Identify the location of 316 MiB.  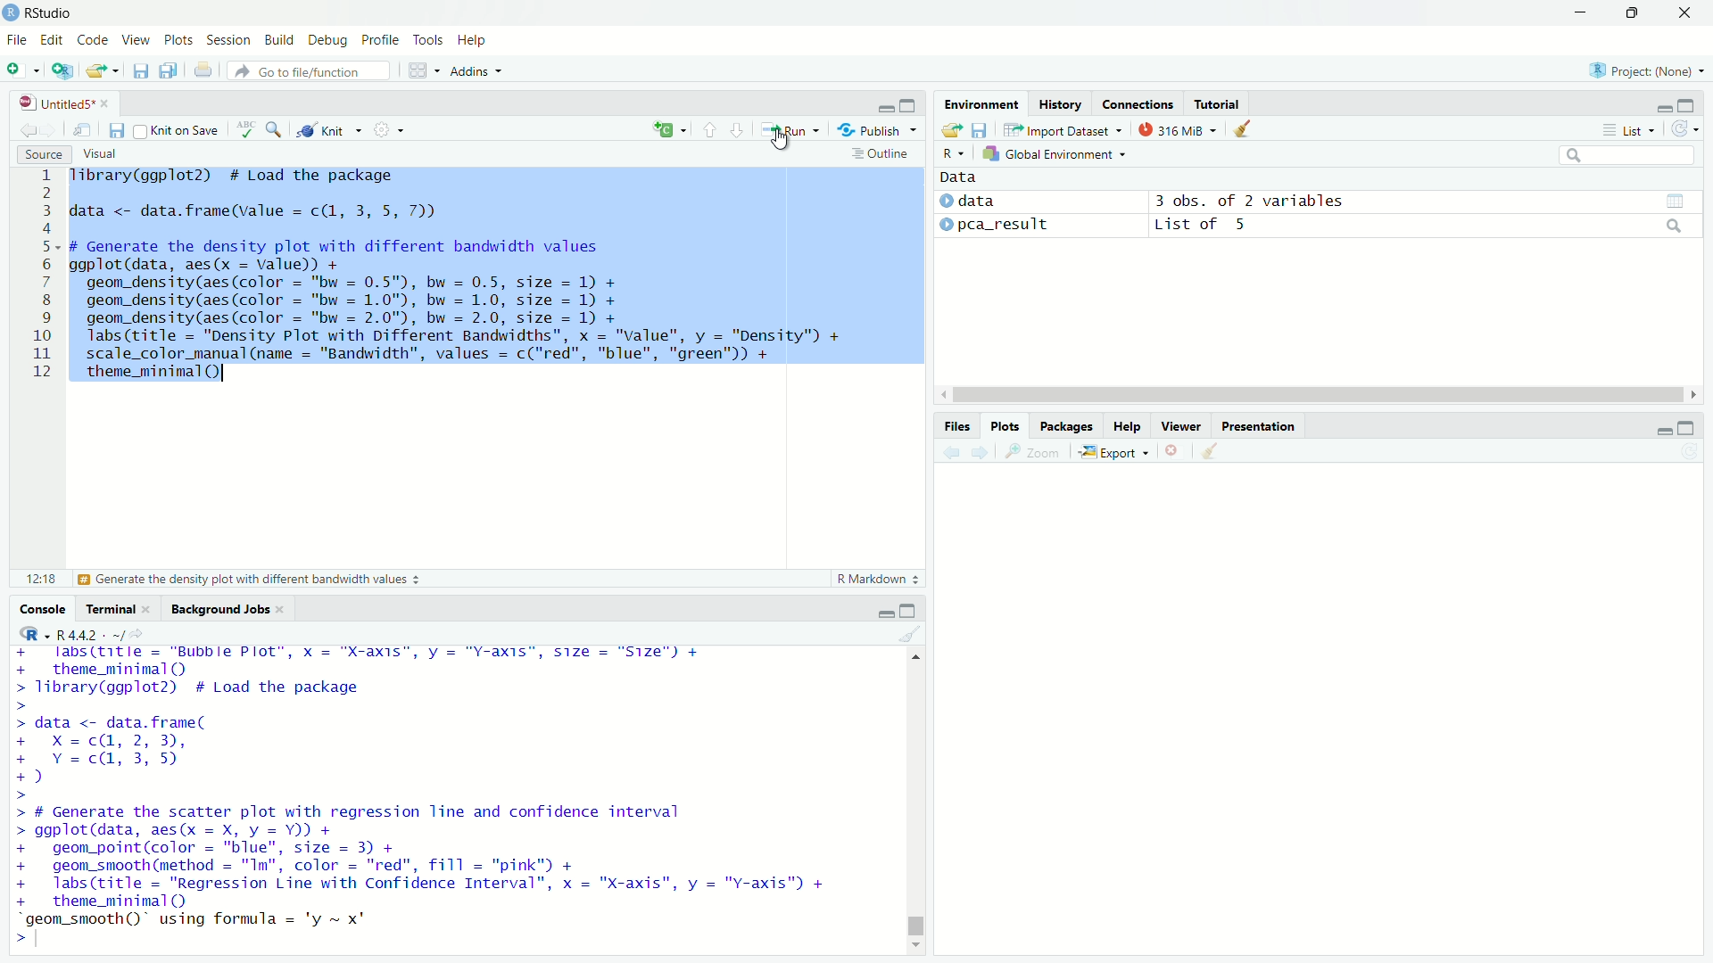
(1177, 129).